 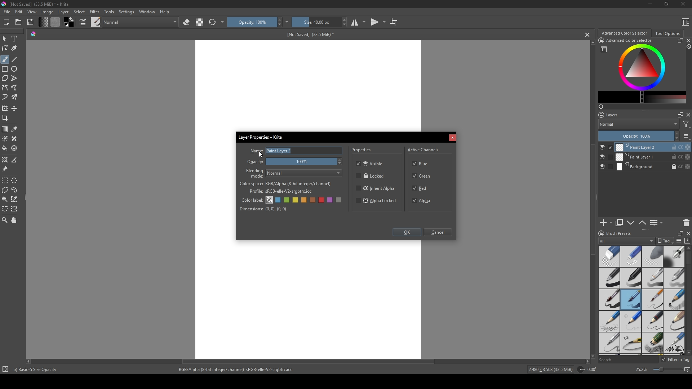 I want to click on Opacity: 100%, so click(x=634, y=136).